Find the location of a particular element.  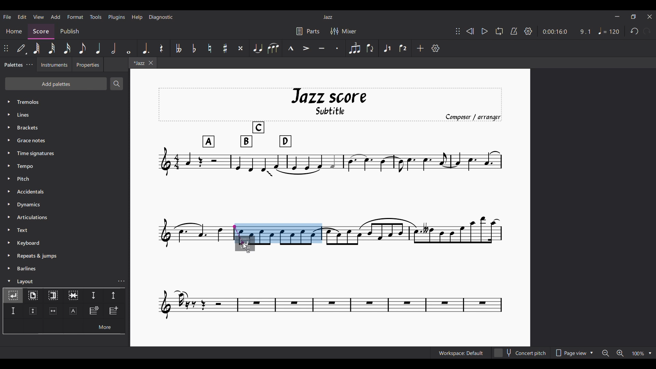

Zoom options is located at coordinates (642, 353).